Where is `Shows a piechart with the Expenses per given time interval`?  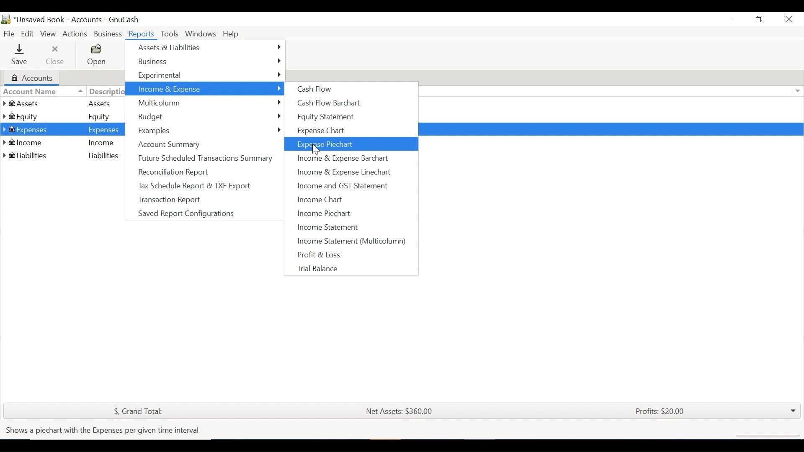
Shows a piechart with the Expenses per given time interval is located at coordinates (108, 431).